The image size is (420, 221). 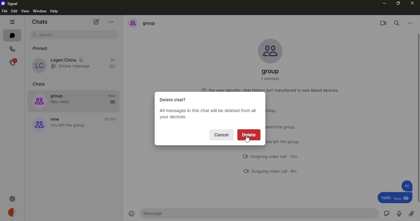 I want to click on calls, so click(x=12, y=48).